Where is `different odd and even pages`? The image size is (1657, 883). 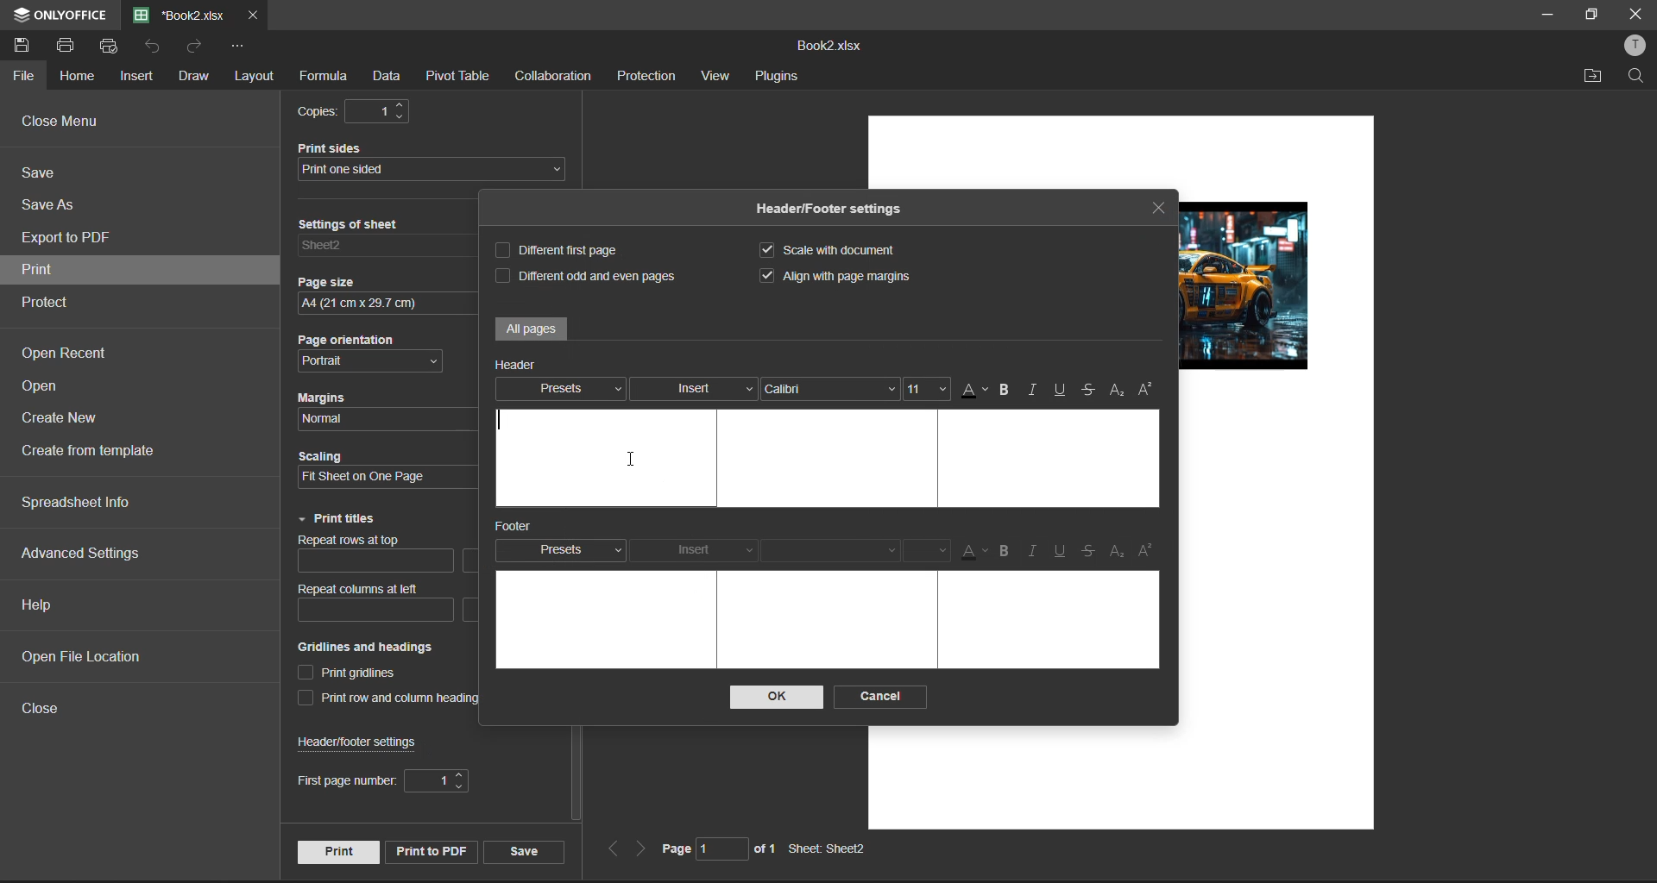
different odd and even pages is located at coordinates (584, 273).